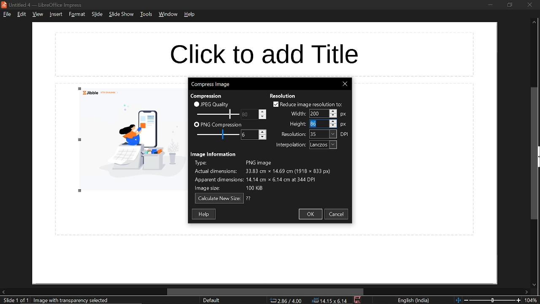 The height and width of the screenshot is (304, 540). Describe the element at coordinates (317, 124) in the screenshot. I see `height` at that location.